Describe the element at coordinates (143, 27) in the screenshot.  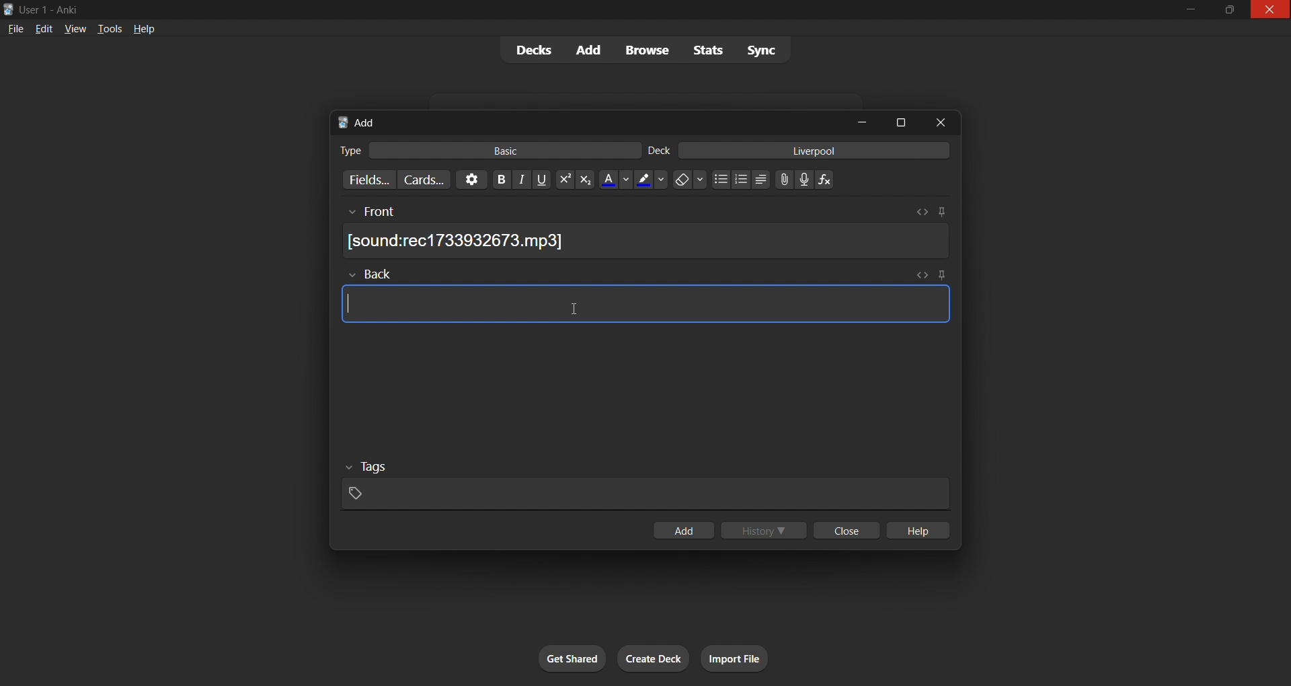
I see `help` at that location.